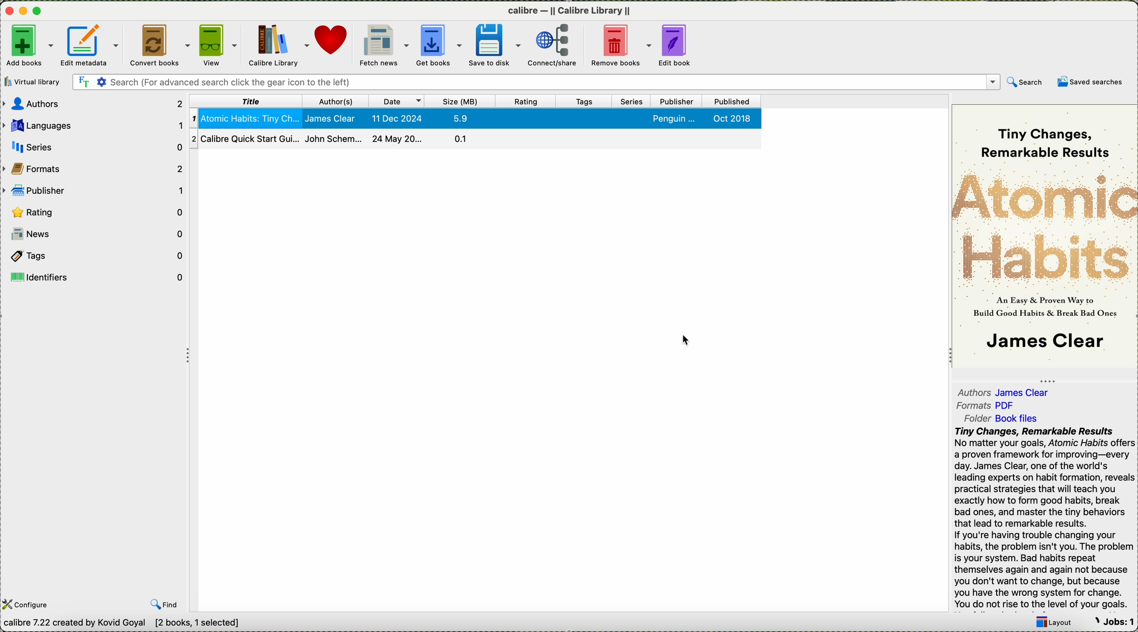  I want to click on first book selected, so click(477, 118).